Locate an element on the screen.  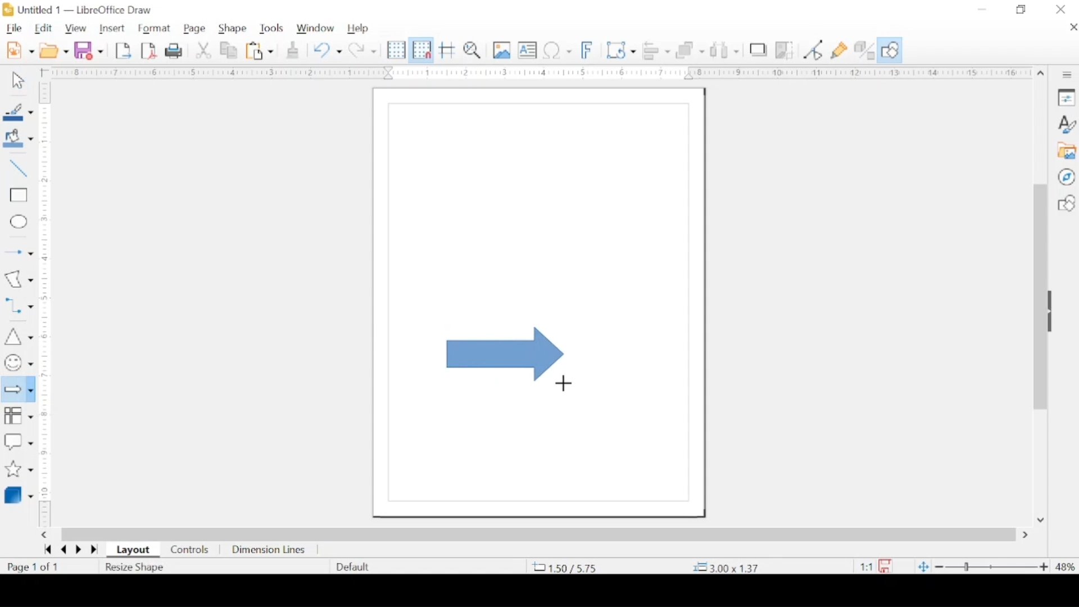
insert curves & polygons is located at coordinates (19, 279).